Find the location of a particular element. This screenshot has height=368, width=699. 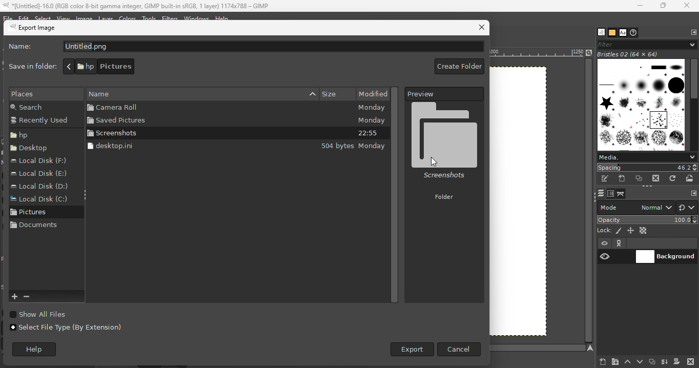

Local dsk (E:) is located at coordinates (39, 174).